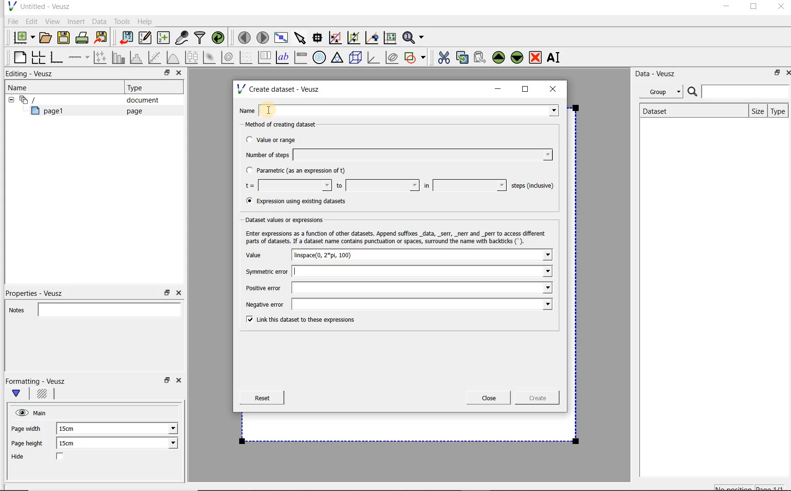 Image resolution: width=791 pixels, height=491 pixels. I want to click on blank page, so click(18, 56).